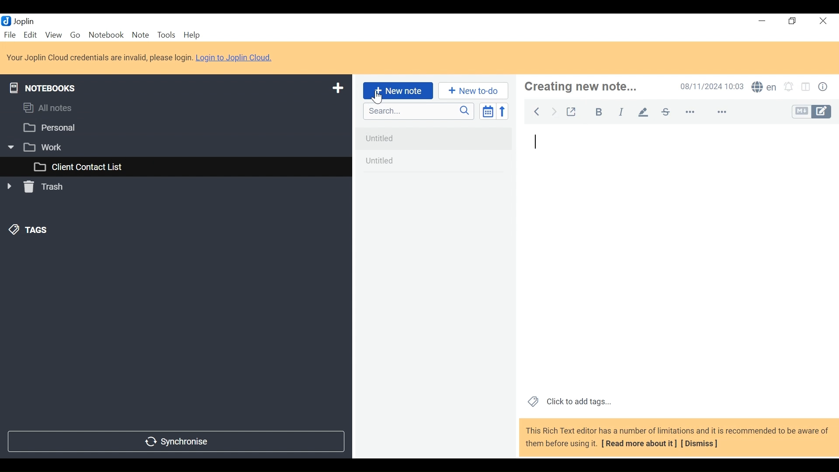  What do you see at coordinates (434, 135) in the screenshot?
I see `Untitled` at bounding box center [434, 135].